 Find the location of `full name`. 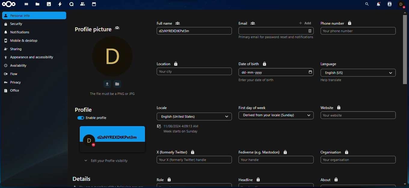

full name is located at coordinates (169, 23).